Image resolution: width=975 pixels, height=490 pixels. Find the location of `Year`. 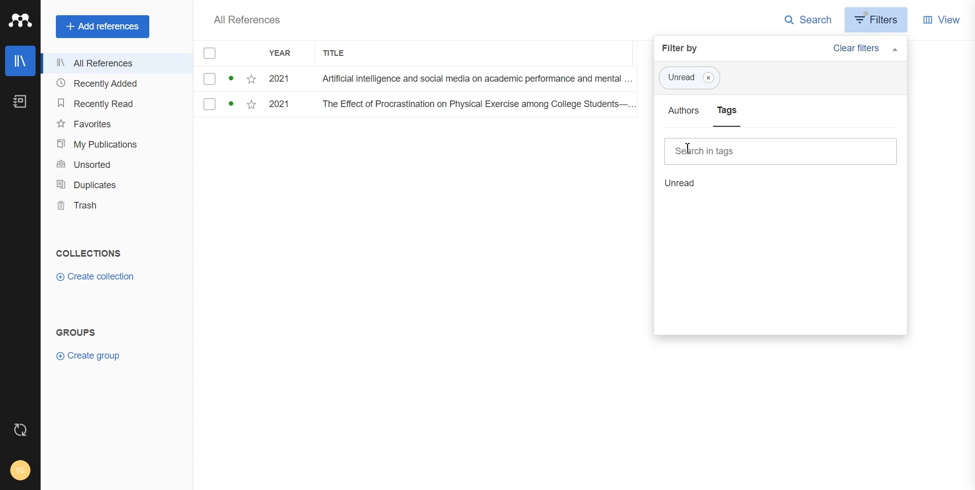

Year is located at coordinates (285, 54).